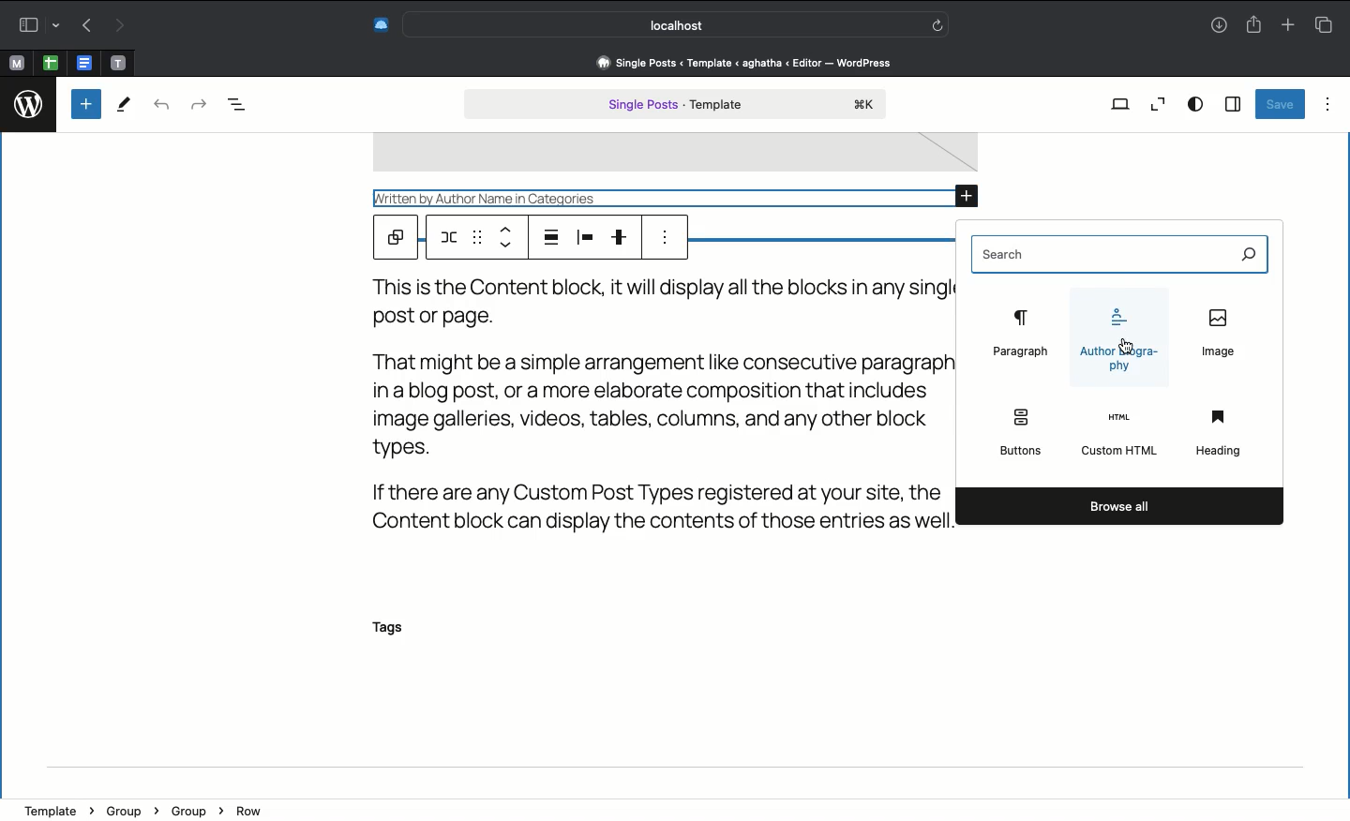 The height and width of the screenshot is (821, 1350). What do you see at coordinates (1121, 103) in the screenshot?
I see `View` at bounding box center [1121, 103].